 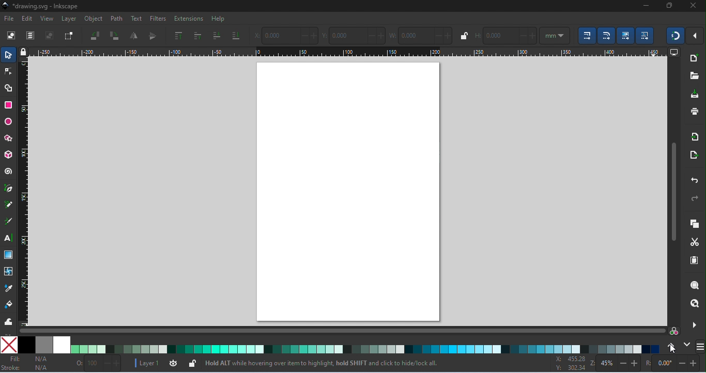 What do you see at coordinates (114, 36) in the screenshot?
I see `rotate object 90 degree clockwise` at bounding box center [114, 36].